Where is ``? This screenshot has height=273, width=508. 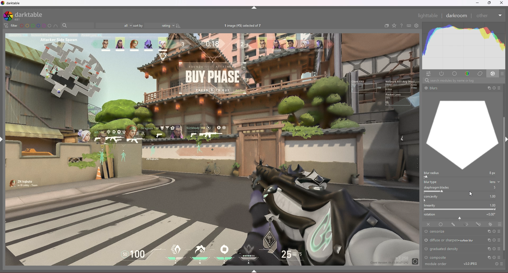
 is located at coordinates (489, 88).